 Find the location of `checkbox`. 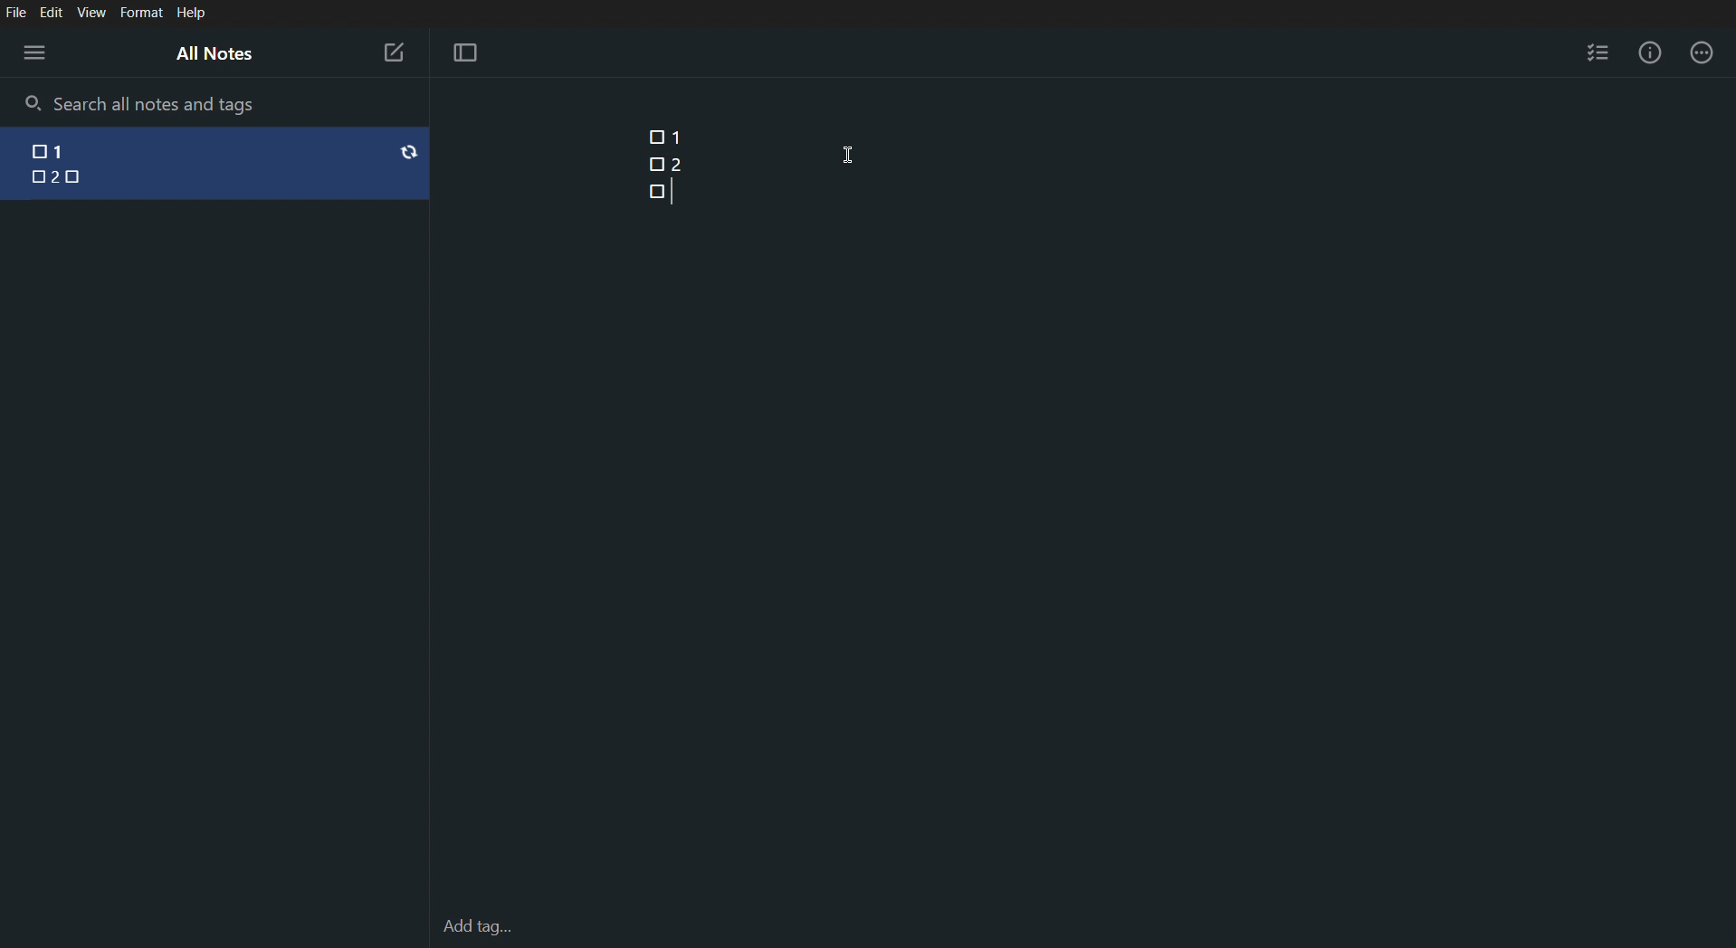

checkbox is located at coordinates (31, 176).